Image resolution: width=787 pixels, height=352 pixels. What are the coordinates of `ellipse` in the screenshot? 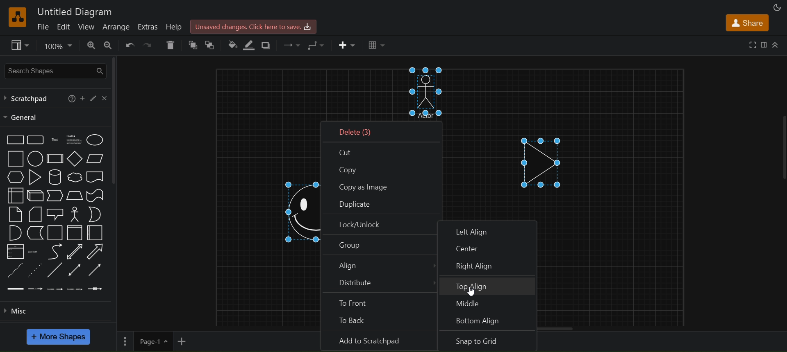 It's located at (94, 140).